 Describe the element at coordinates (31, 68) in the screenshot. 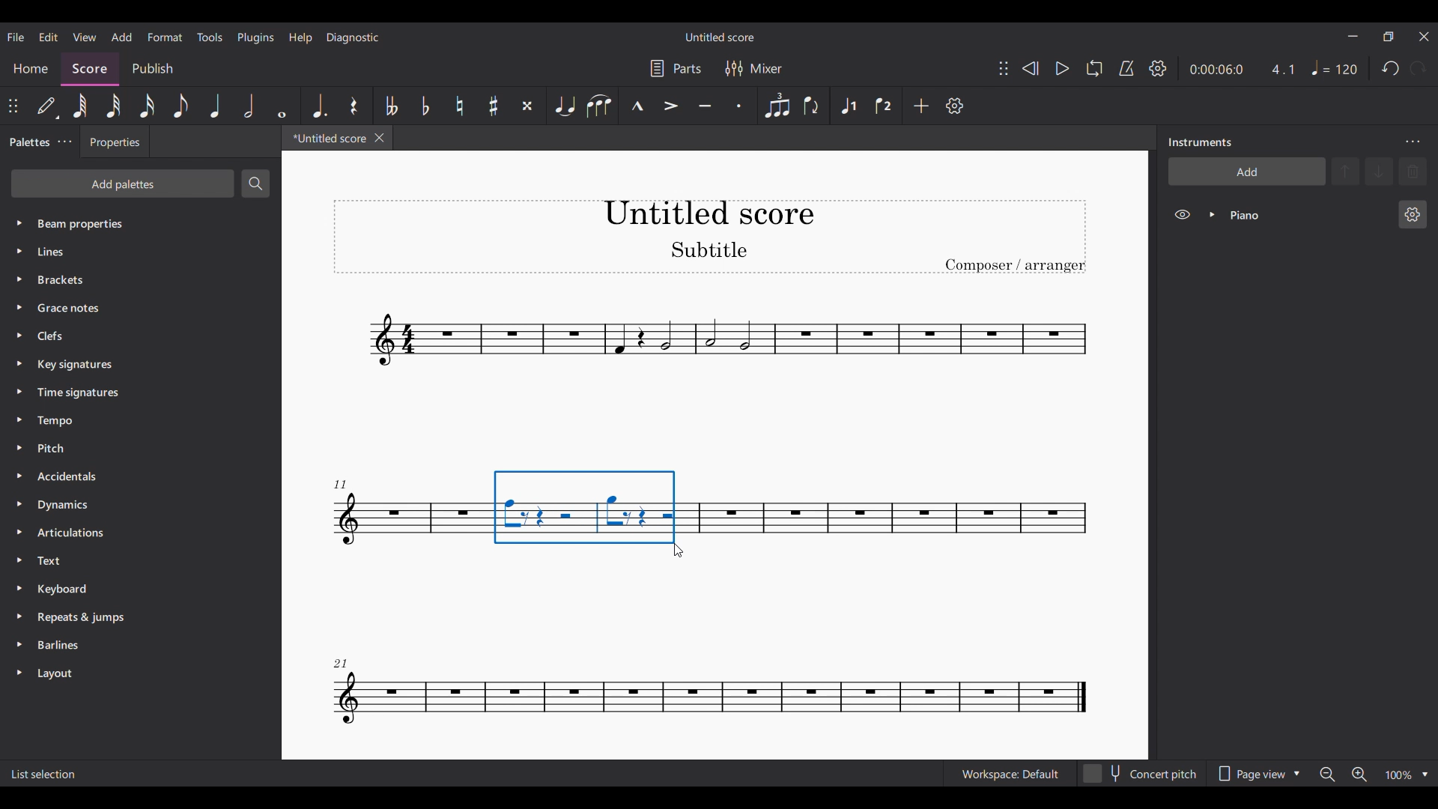

I see `Home section` at that location.